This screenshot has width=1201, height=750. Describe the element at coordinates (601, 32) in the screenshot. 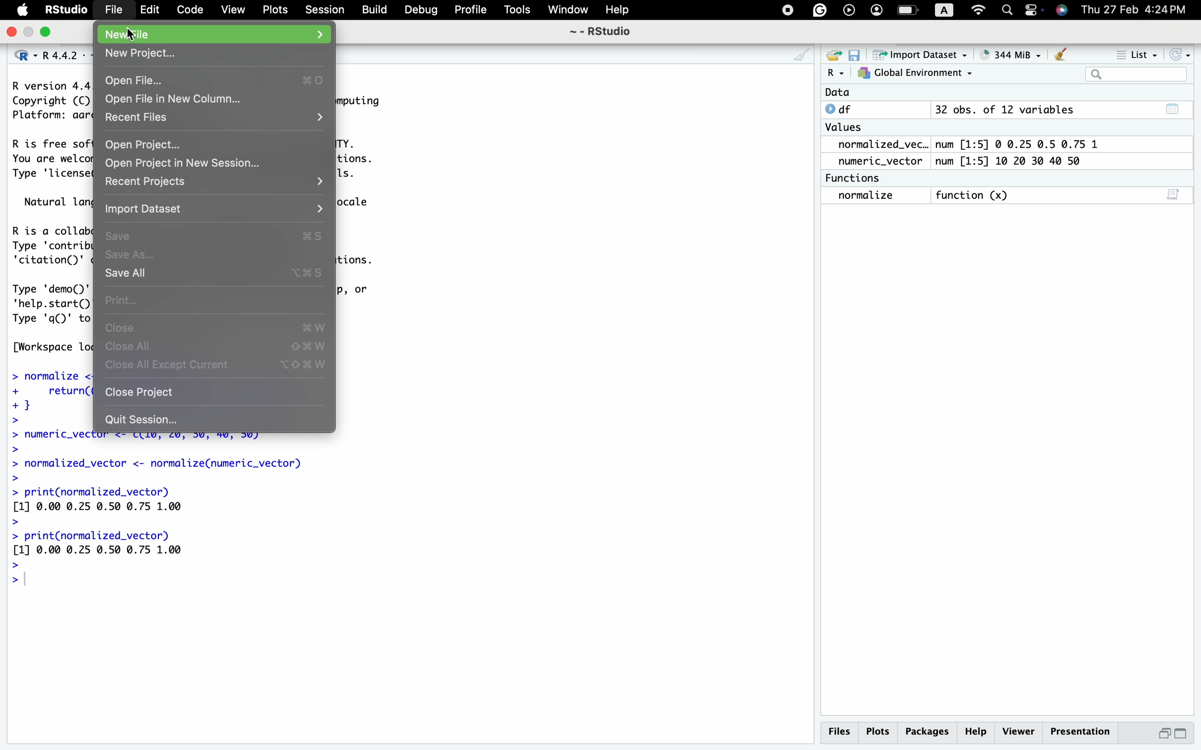

I see `~ - RStudio` at that location.